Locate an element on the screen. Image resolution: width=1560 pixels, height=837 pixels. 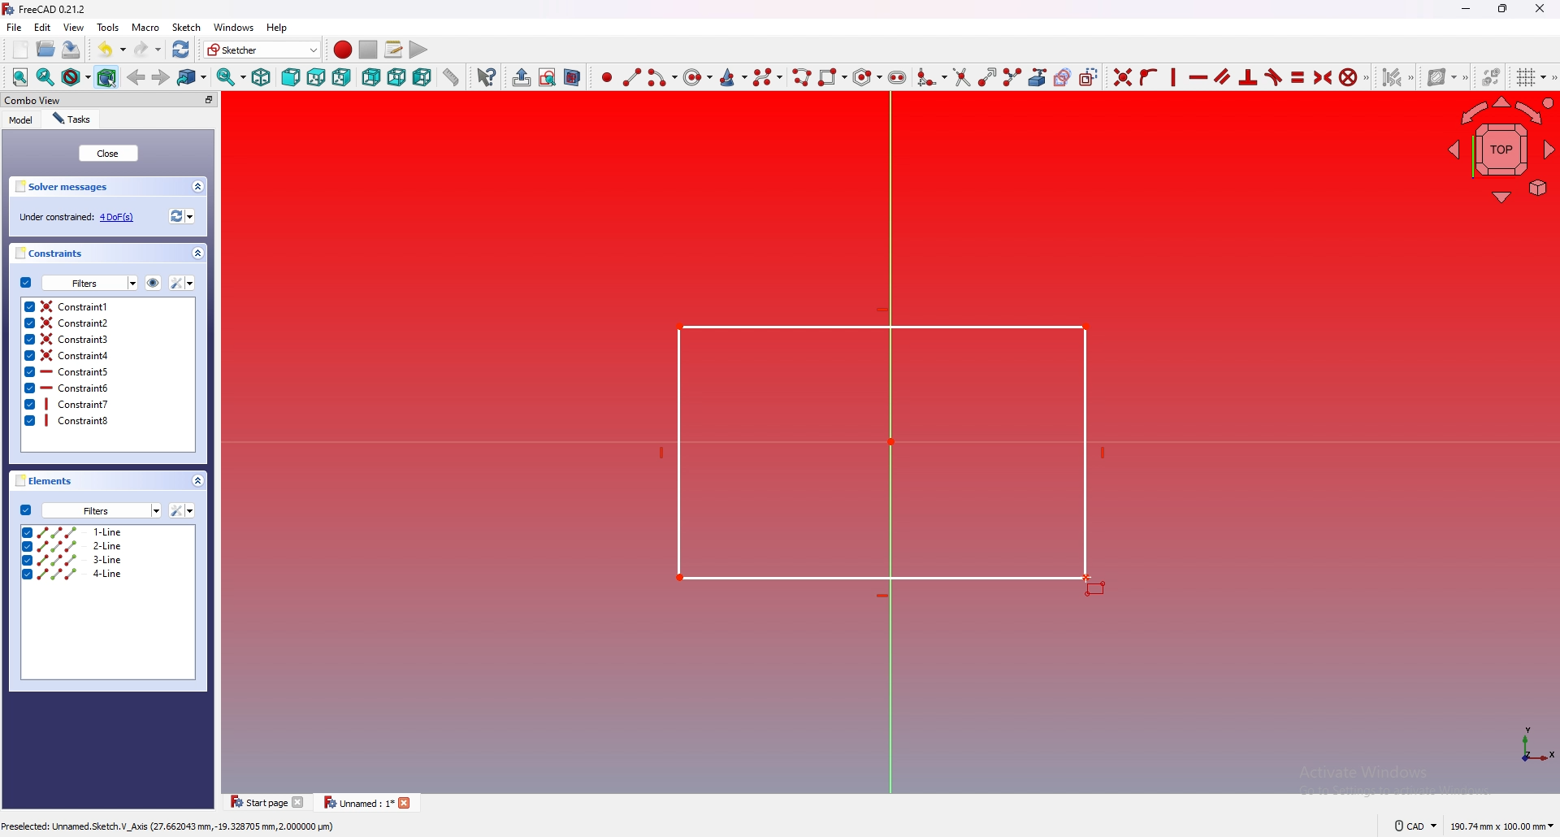
create fillet is located at coordinates (933, 77).